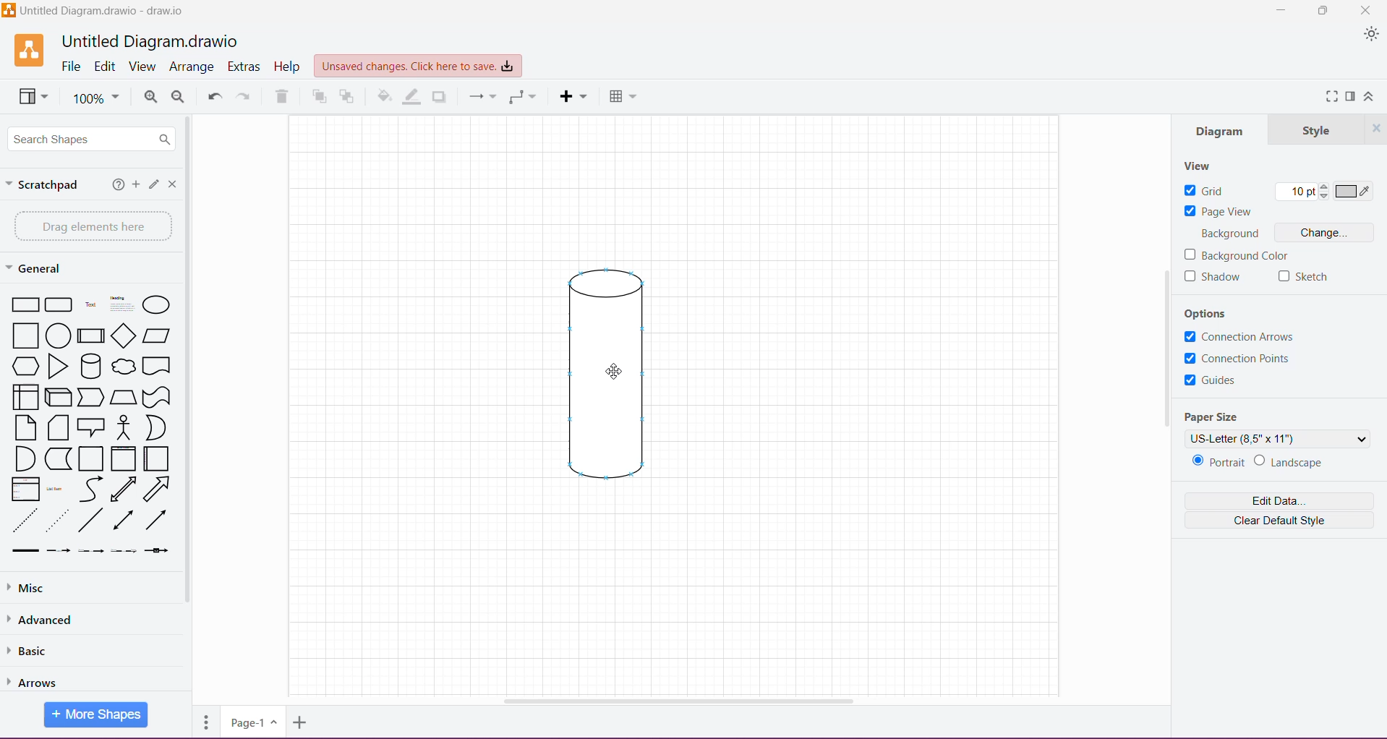 This screenshot has width=1387, height=739. I want to click on Help, so click(288, 67).